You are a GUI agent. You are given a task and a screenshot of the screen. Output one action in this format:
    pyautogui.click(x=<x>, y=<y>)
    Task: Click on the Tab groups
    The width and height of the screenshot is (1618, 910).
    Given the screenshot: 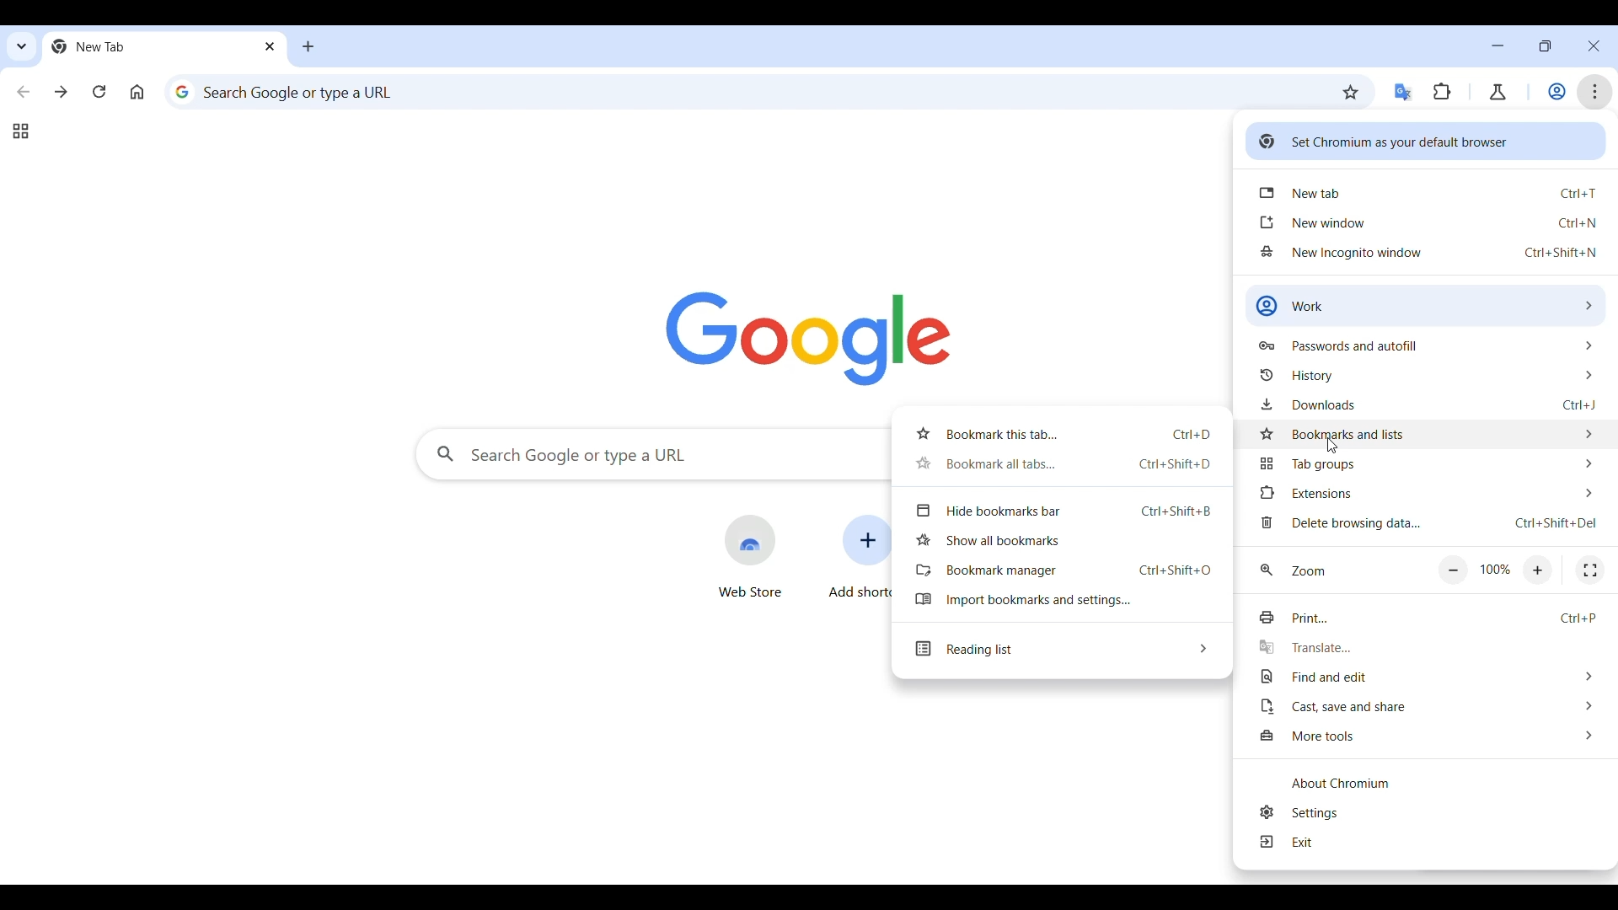 What is the action you would take?
    pyautogui.click(x=1428, y=466)
    